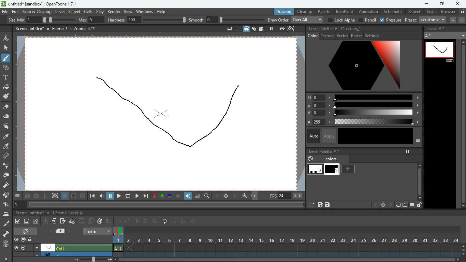 The height and width of the screenshot is (262, 466). Describe the element at coordinates (92, 196) in the screenshot. I see `begin` at that location.